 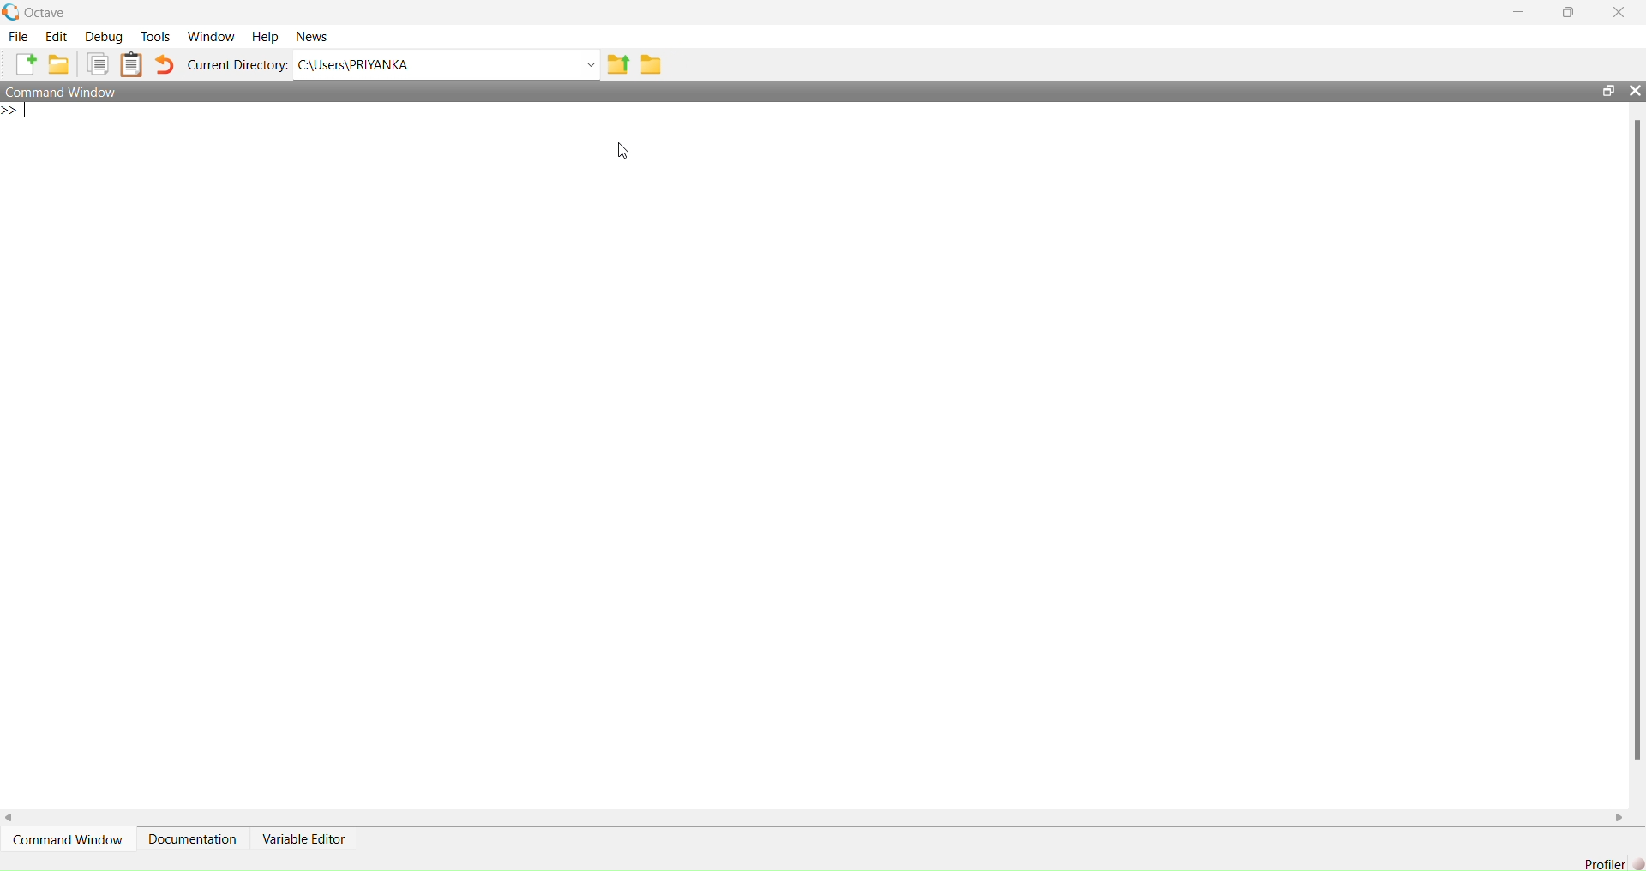 What do you see at coordinates (46, 13) in the screenshot?
I see `octave` at bounding box center [46, 13].